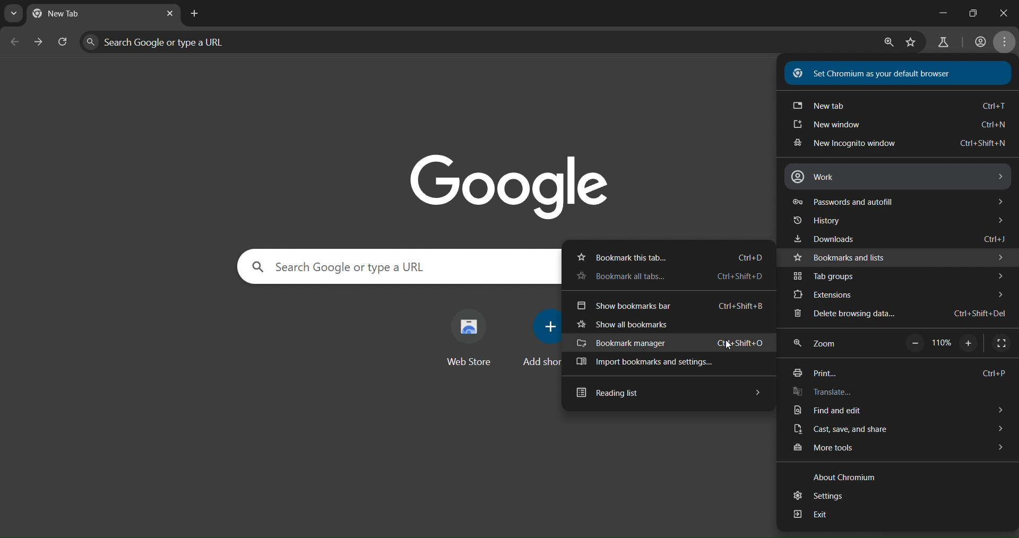  I want to click on settings, so click(819, 496).